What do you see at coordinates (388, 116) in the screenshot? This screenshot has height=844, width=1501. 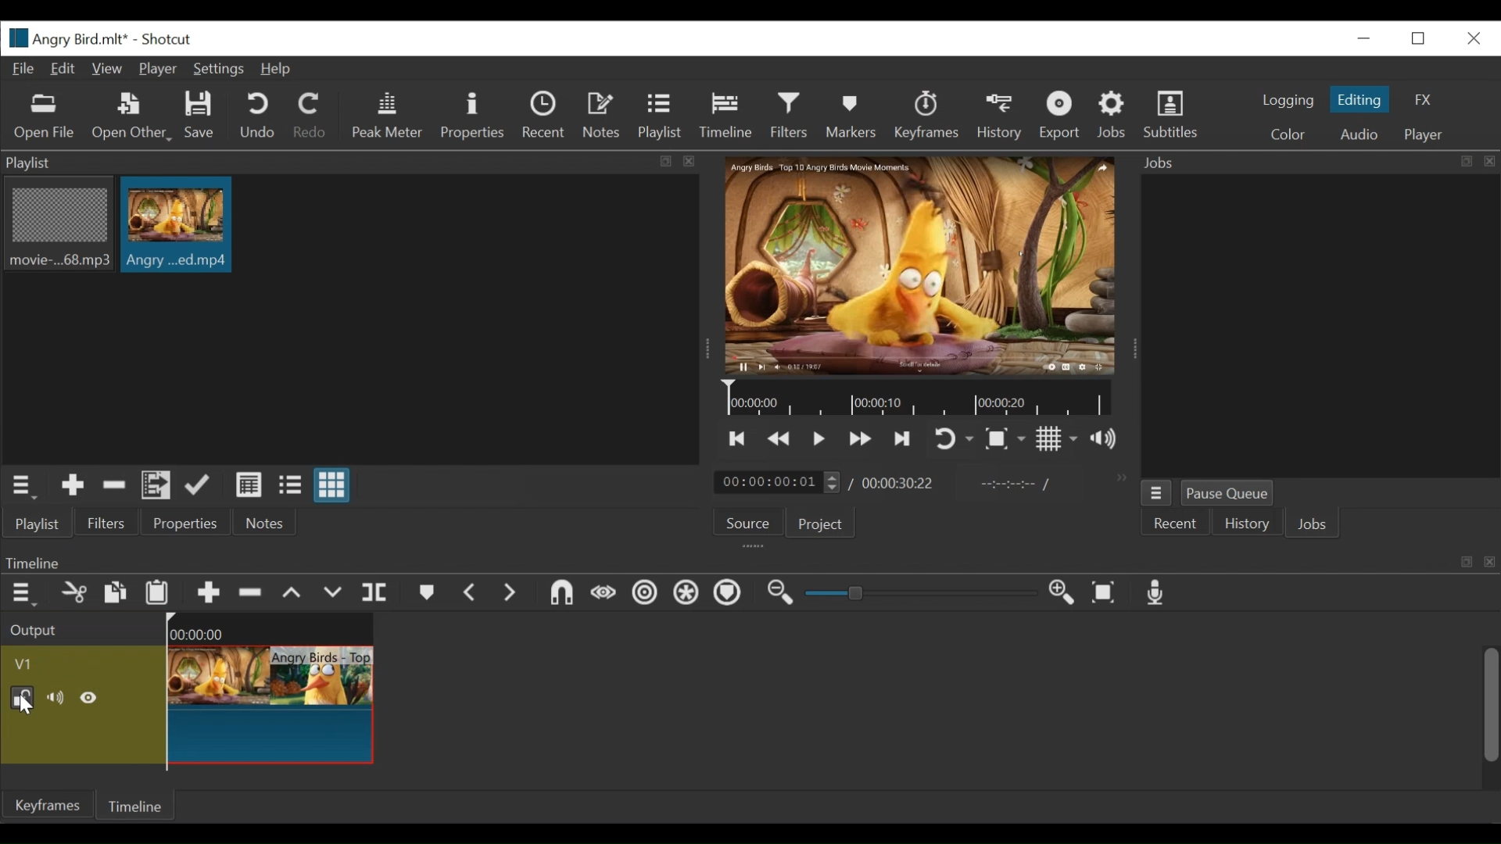 I see `Peak Meter` at bounding box center [388, 116].